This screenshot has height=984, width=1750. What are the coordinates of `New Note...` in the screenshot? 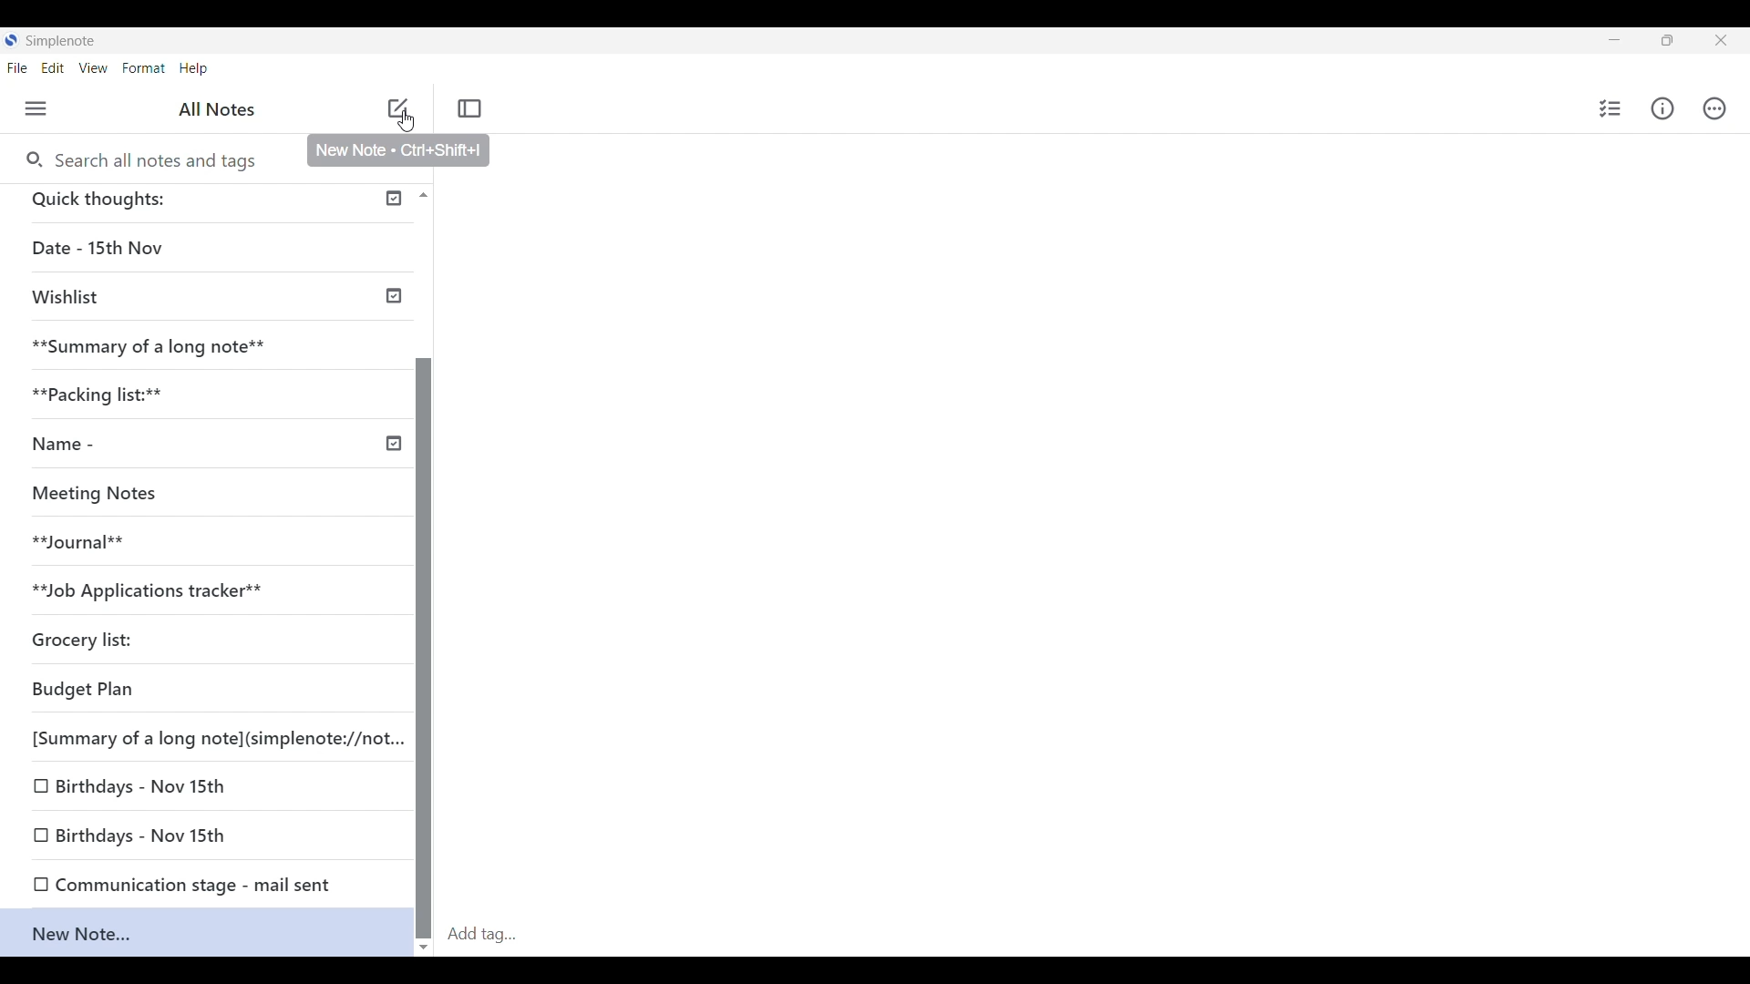 It's located at (210, 935).